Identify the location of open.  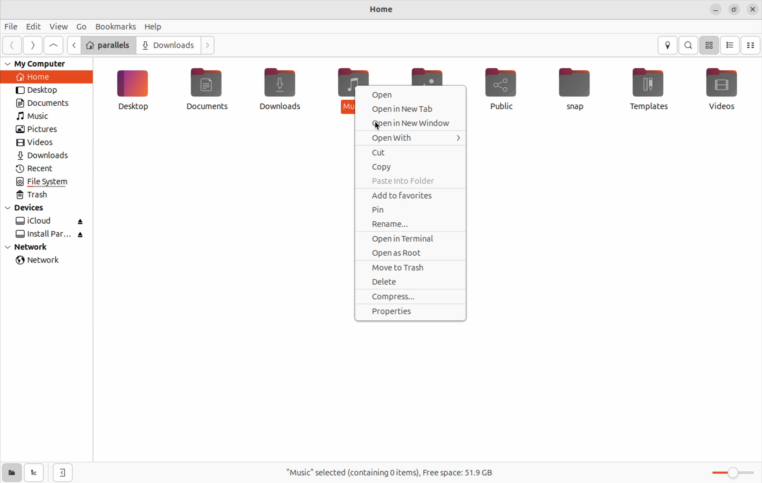
(410, 95).